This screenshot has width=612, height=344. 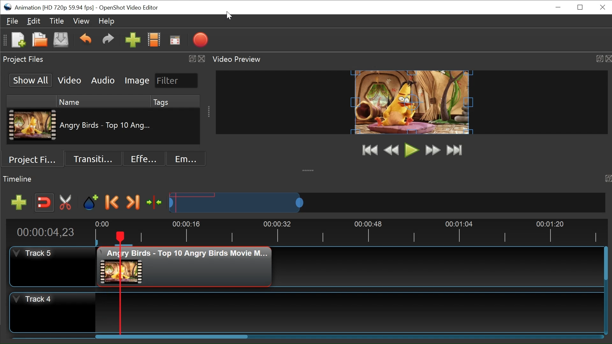 What do you see at coordinates (45, 233) in the screenshot?
I see `Current Position` at bounding box center [45, 233].